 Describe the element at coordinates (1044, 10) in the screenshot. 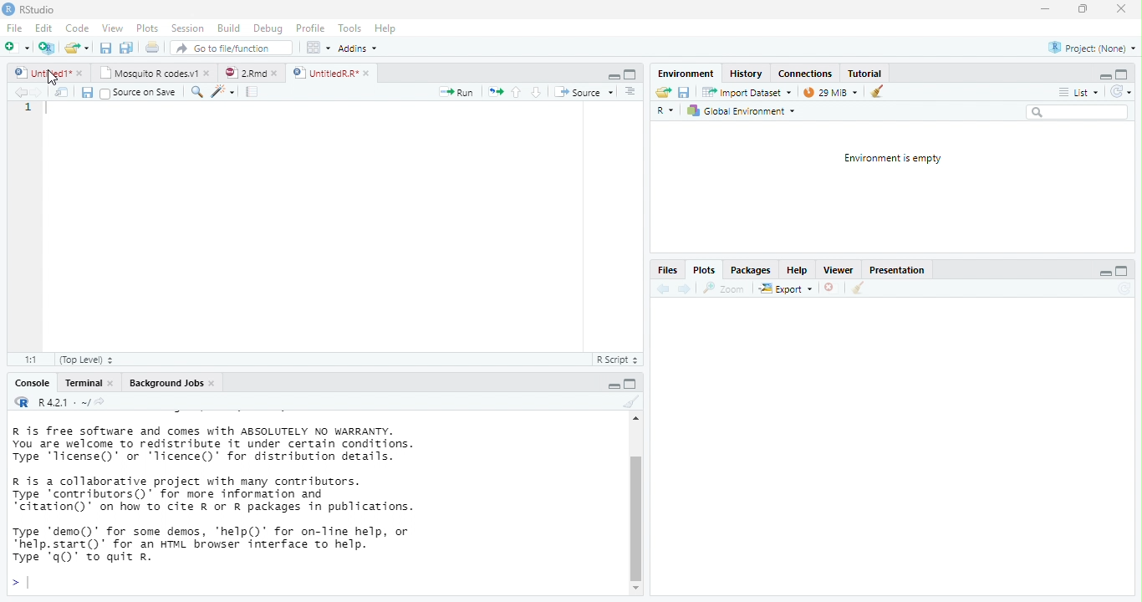

I see `minimize` at that location.